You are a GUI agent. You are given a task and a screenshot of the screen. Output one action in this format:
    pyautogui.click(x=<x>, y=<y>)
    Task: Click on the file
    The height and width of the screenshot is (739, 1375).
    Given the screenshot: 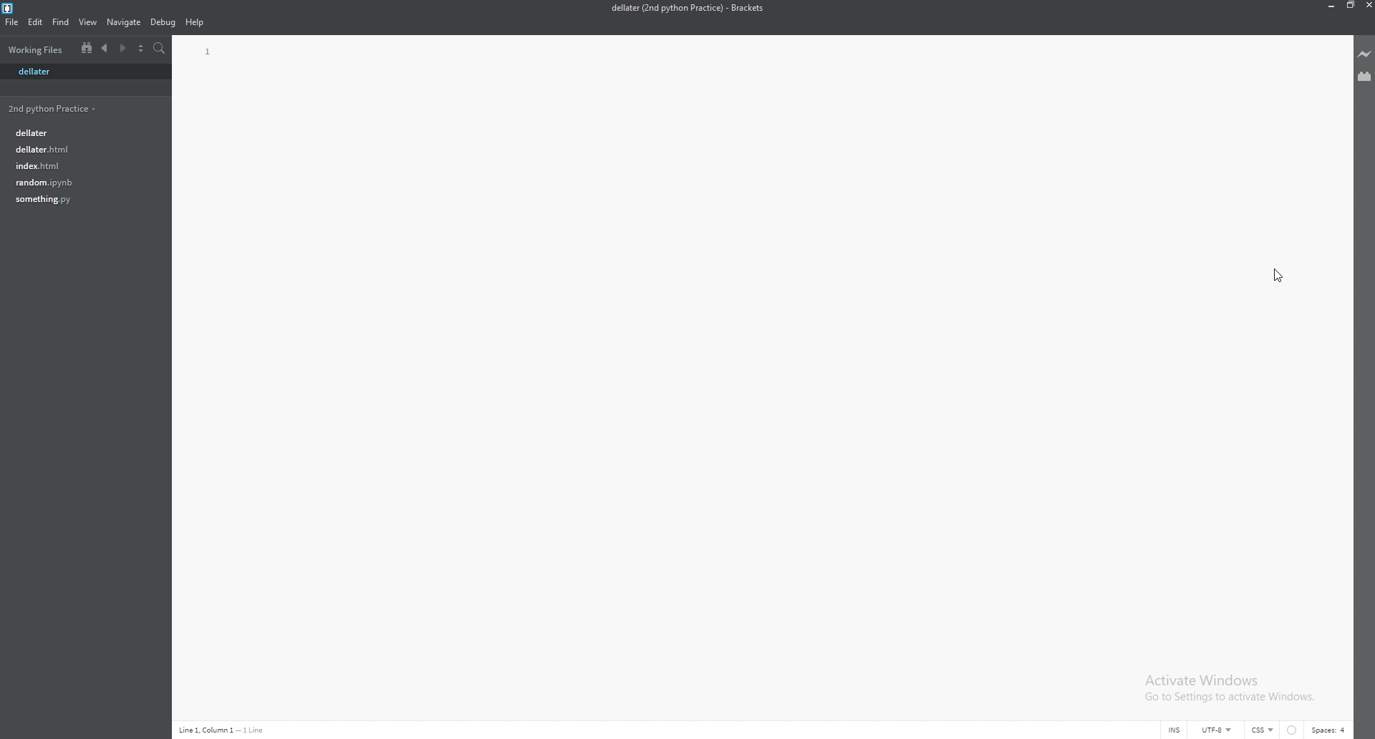 What is the action you would take?
    pyautogui.click(x=81, y=131)
    